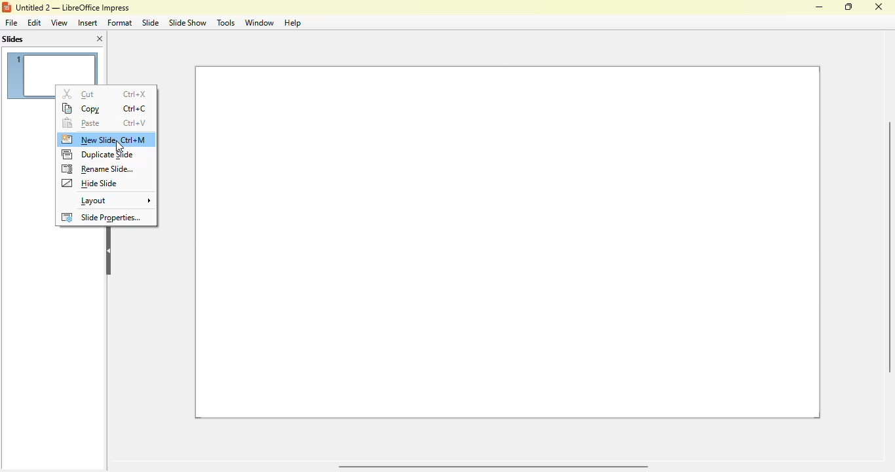 This screenshot has height=472, width=895. I want to click on paste, so click(83, 123).